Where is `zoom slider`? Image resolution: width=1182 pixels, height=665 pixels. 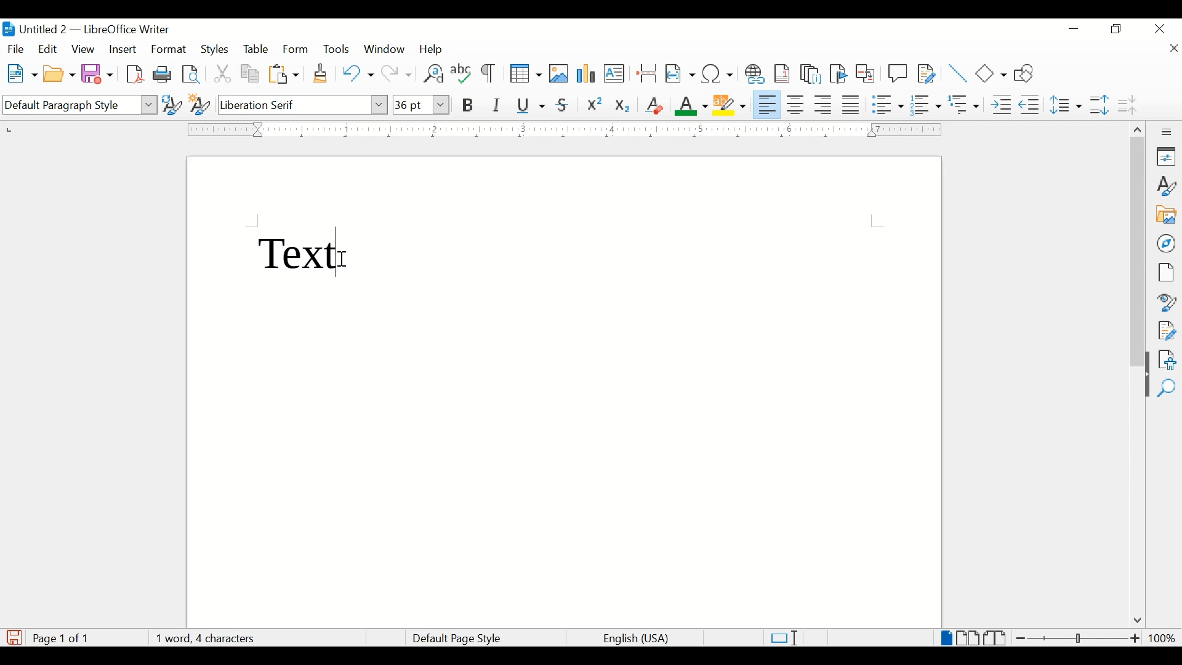
zoom slider is located at coordinates (1079, 638).